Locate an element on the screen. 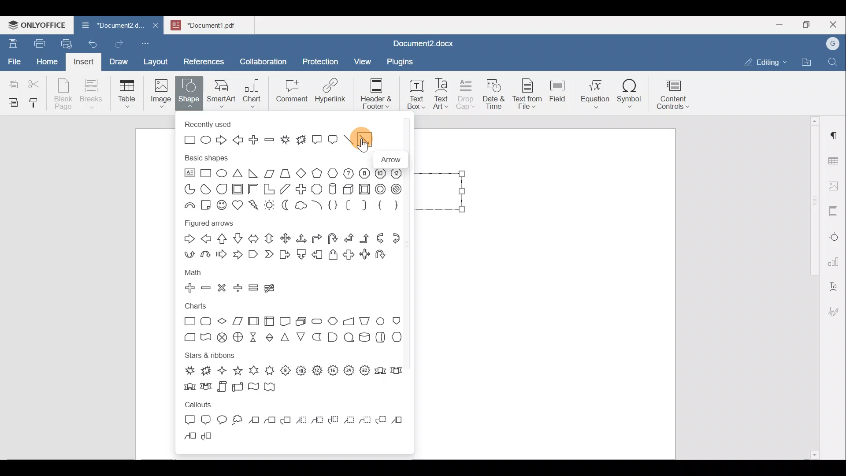 The height and width of the screenshot is (476, 846). Equation is located at coordinates (597, 93).